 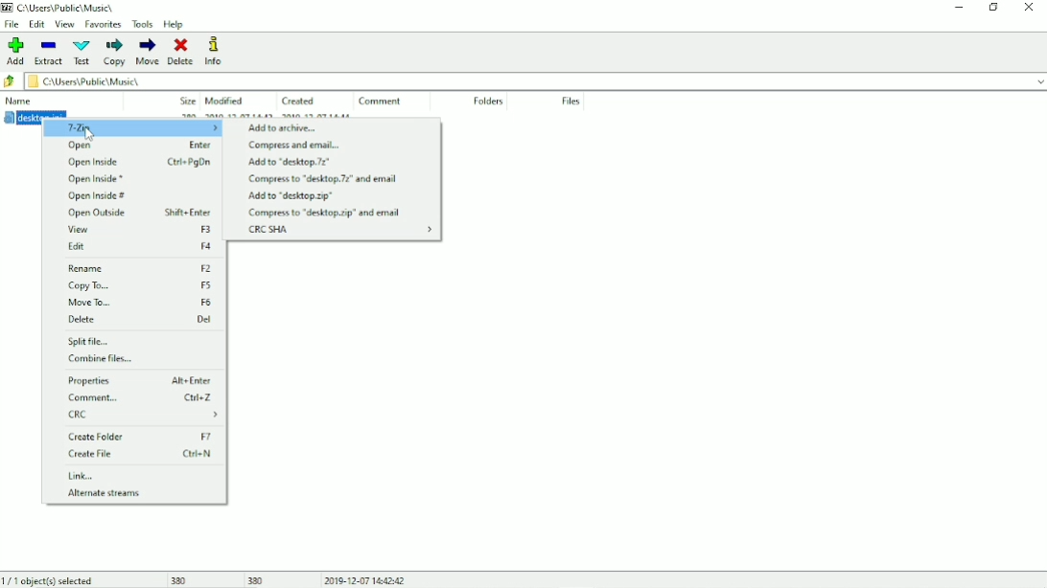 I want to click on Favorites, so click(x=103, y=25).